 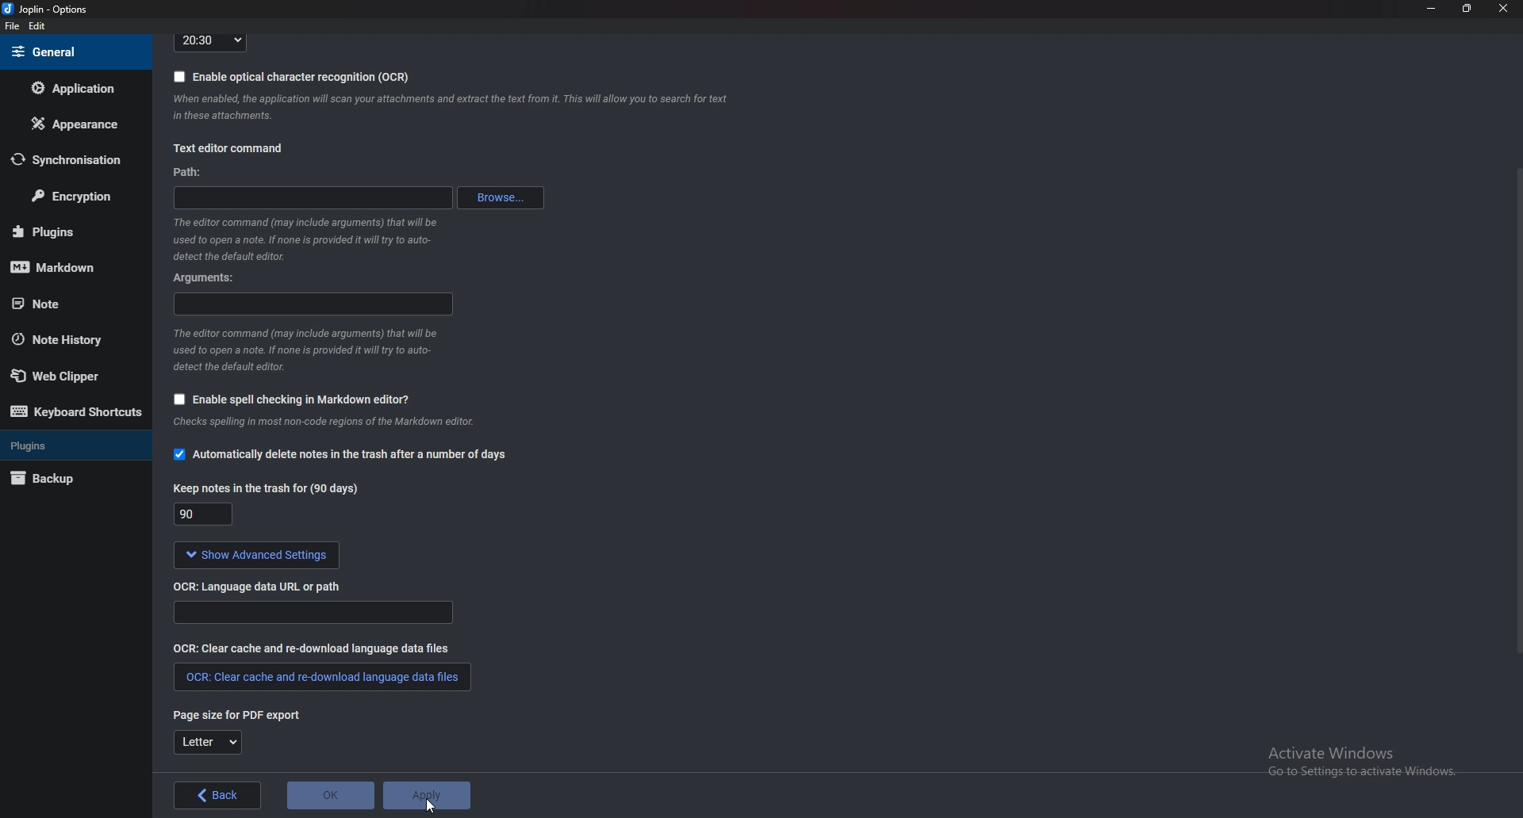 I want to click on Letter, so click(x=208, y=744).